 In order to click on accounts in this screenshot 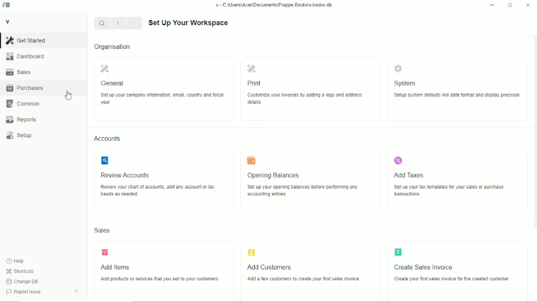, I will do `click(108, 139)`.